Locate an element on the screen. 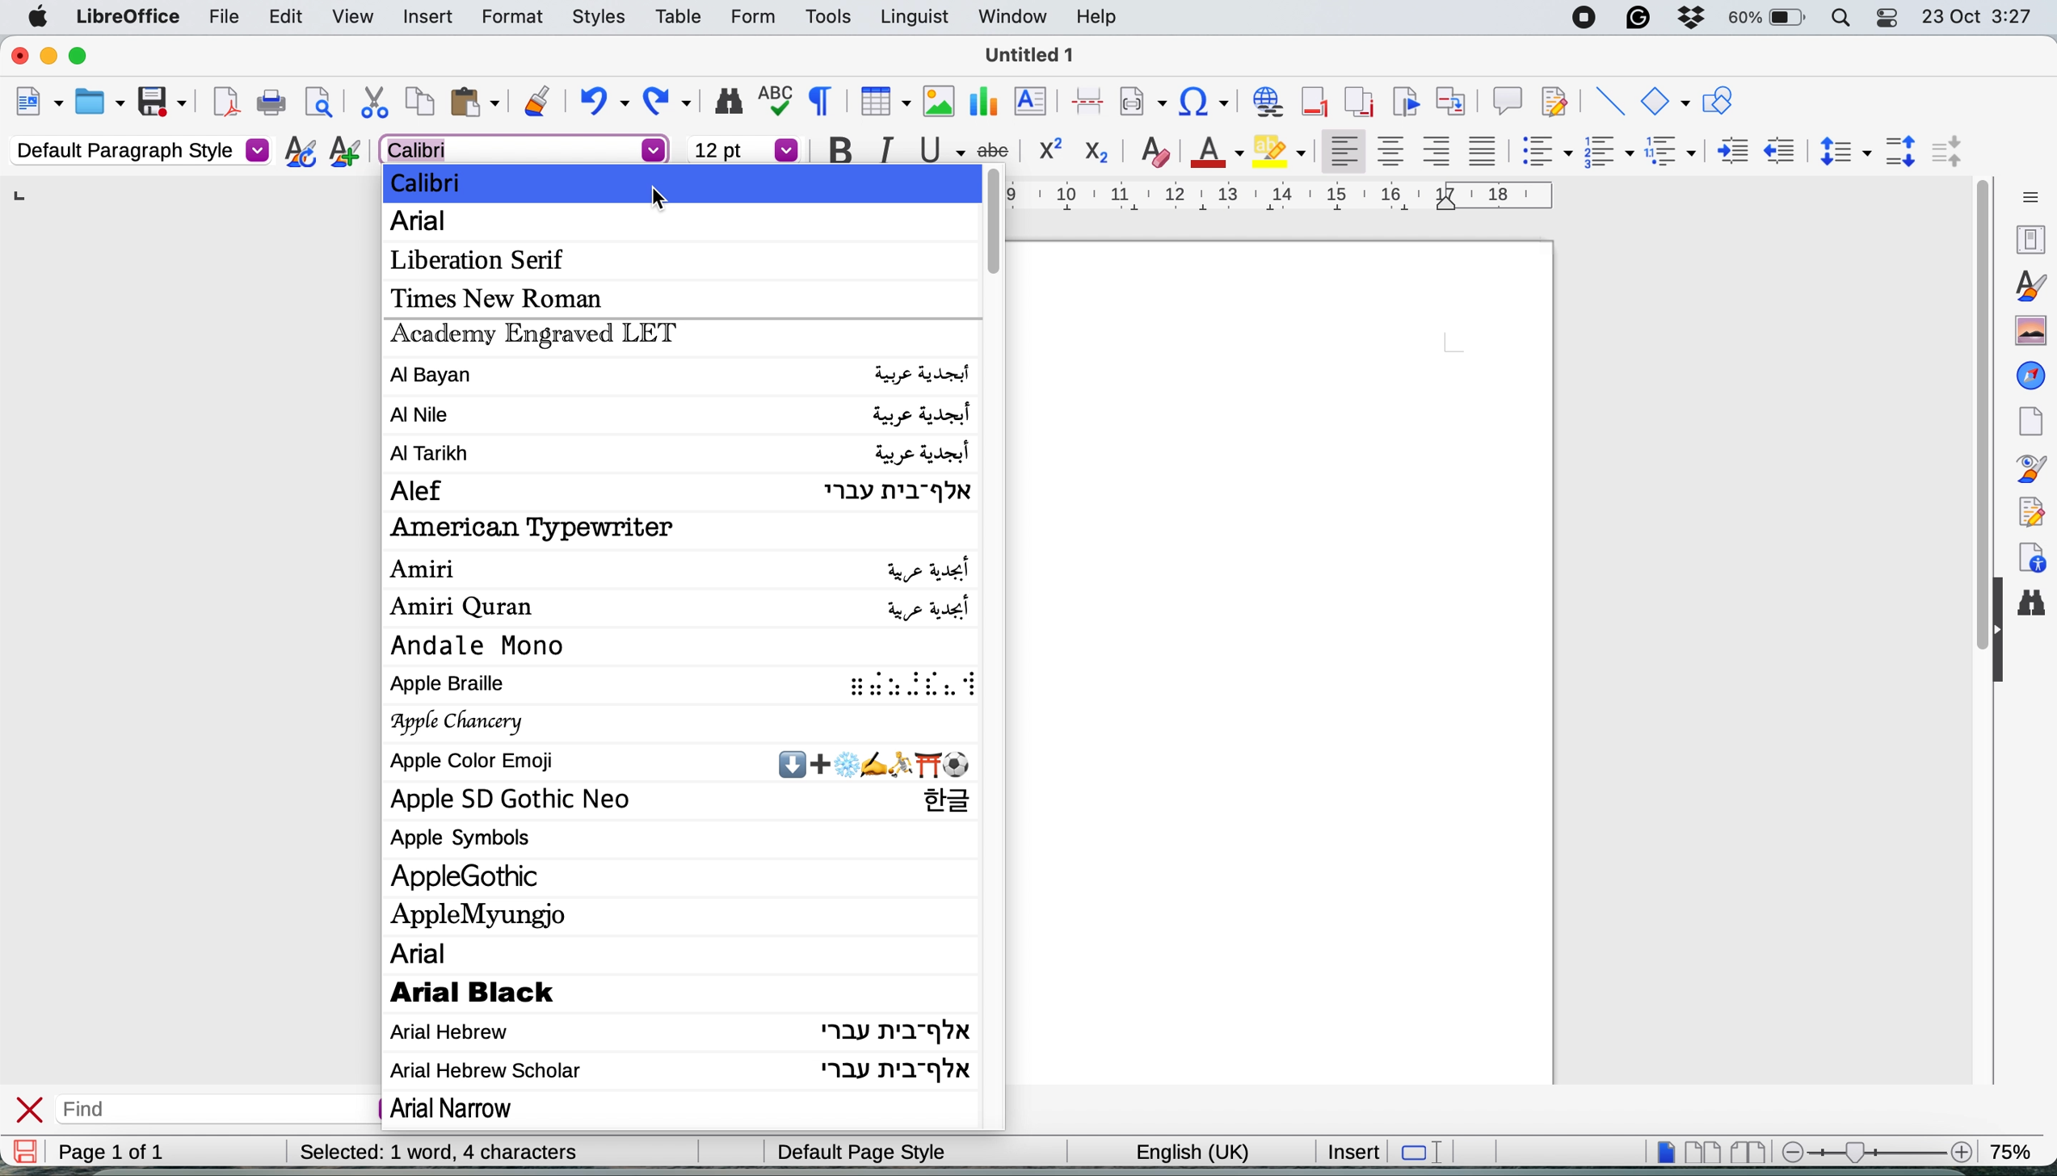 The width and height of the screenshot is (2057, 1176). gallery is located at coordinates (2028, 330).